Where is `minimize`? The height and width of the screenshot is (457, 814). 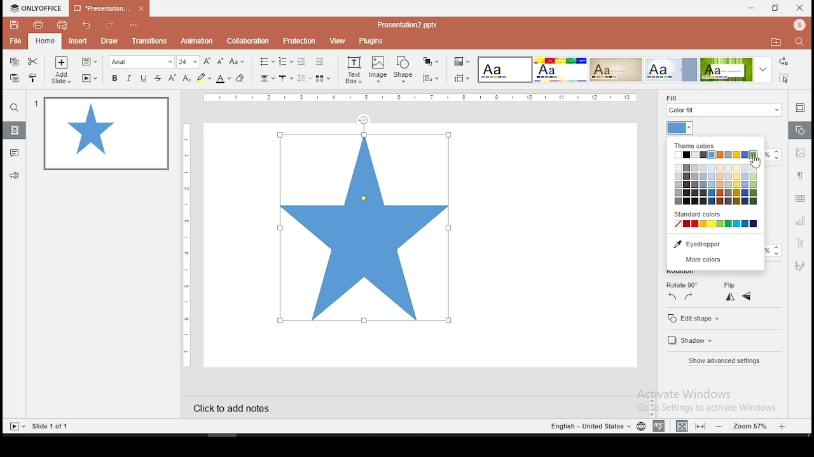 minimize is located at coordinates (752, 9).